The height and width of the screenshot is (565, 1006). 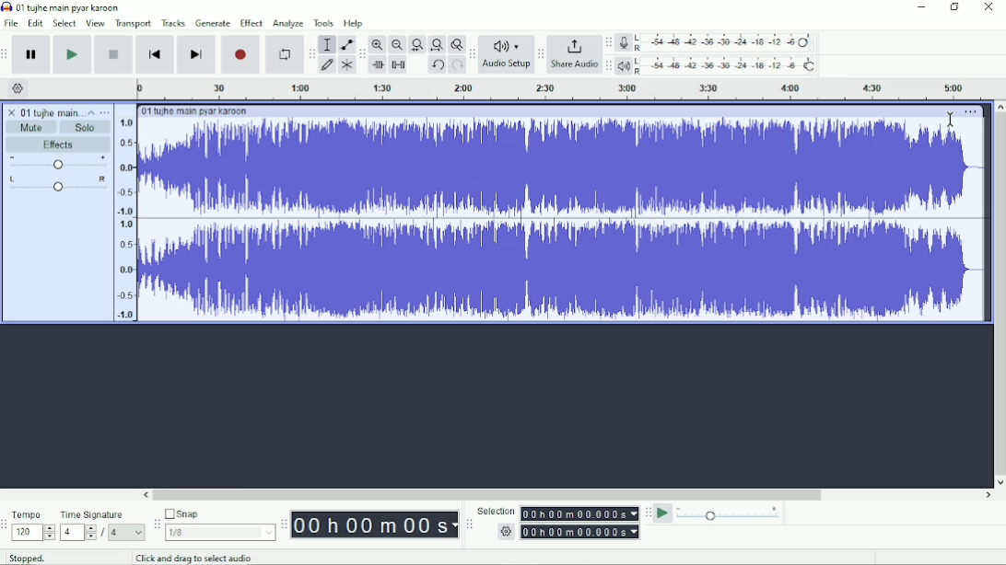 I want to click on Stop, so click(x=112, y=54).